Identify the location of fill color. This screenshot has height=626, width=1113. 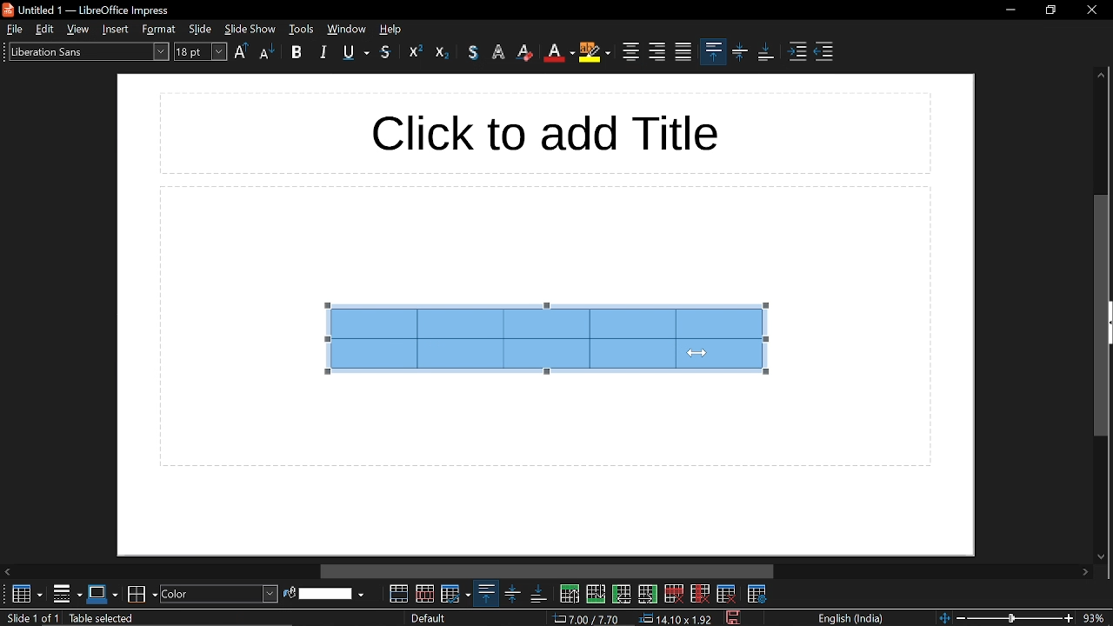
(290, 592).